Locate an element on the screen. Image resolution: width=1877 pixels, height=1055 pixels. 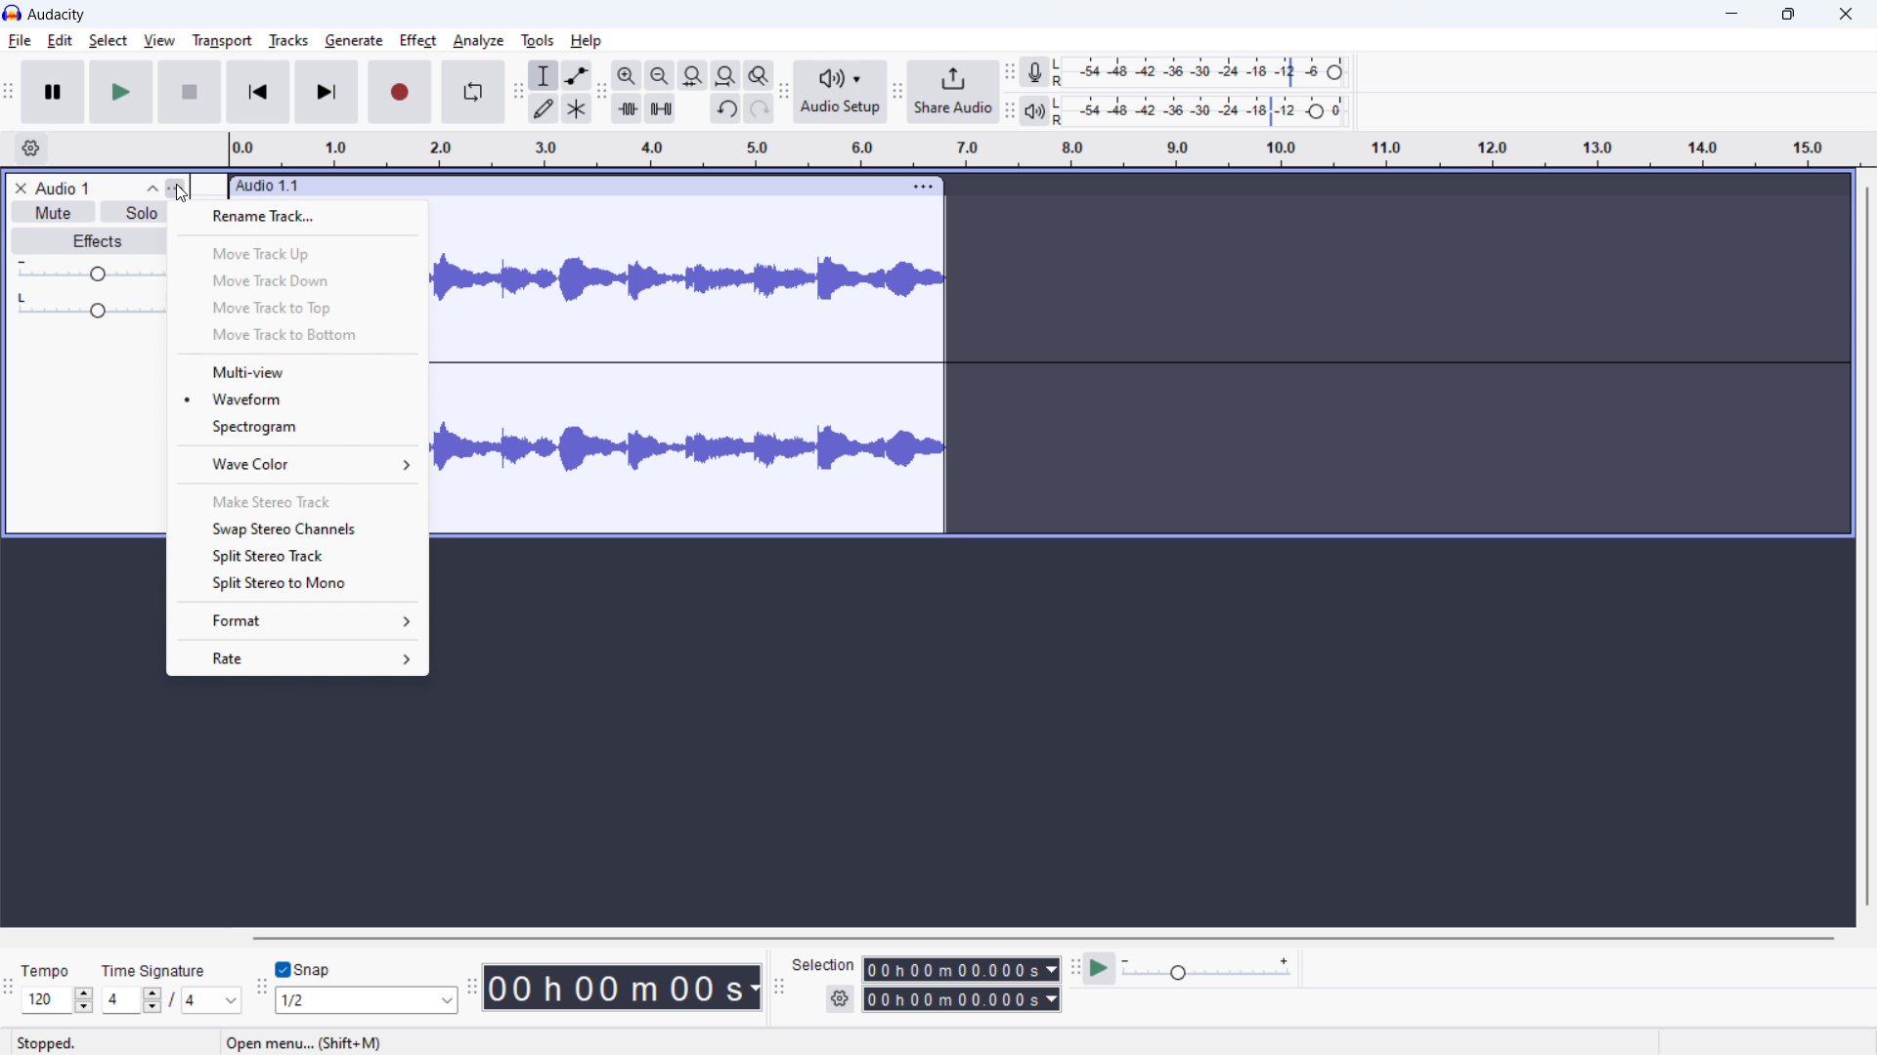
track options is located at coordinates (920, 187).